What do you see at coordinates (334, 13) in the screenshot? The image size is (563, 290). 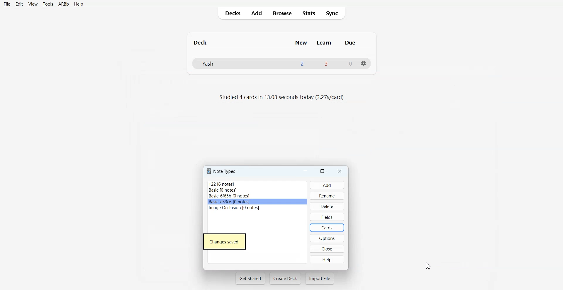 I see `Sync` at bounding box center [334, 13].